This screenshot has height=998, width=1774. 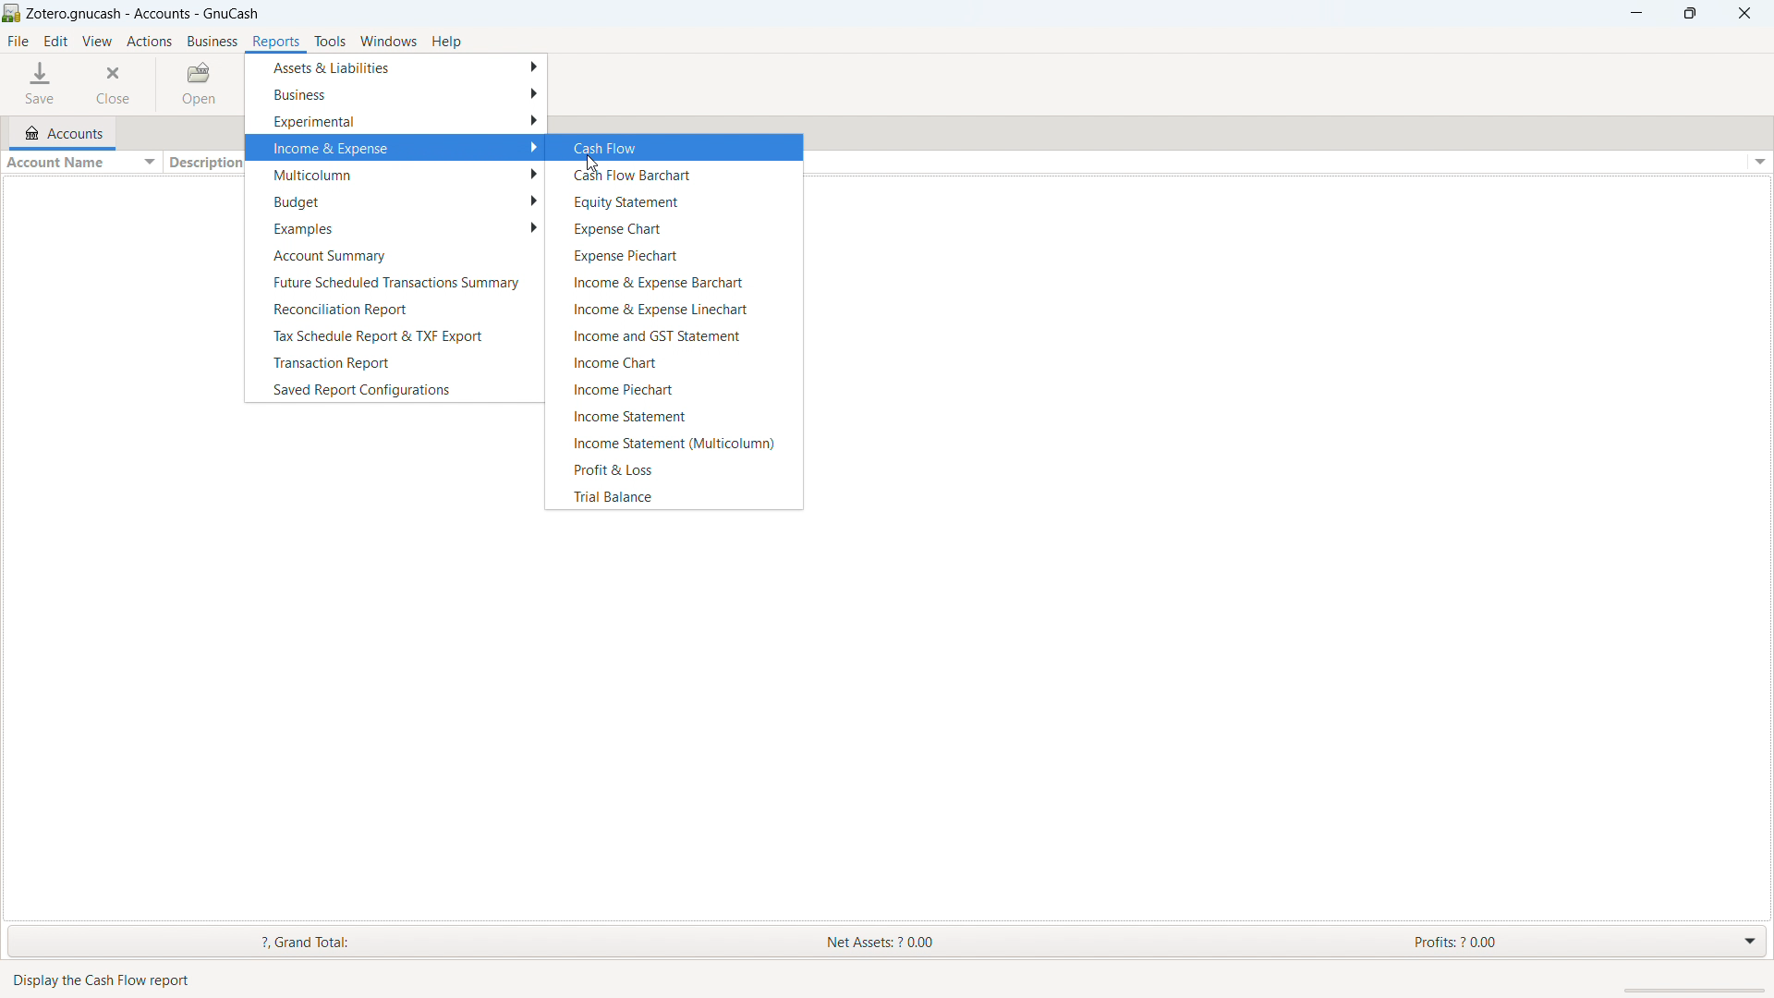 What do you see at coordinates (674, 201) in the screenshot?
I see `equity statement` at bounding box center [674, 201].